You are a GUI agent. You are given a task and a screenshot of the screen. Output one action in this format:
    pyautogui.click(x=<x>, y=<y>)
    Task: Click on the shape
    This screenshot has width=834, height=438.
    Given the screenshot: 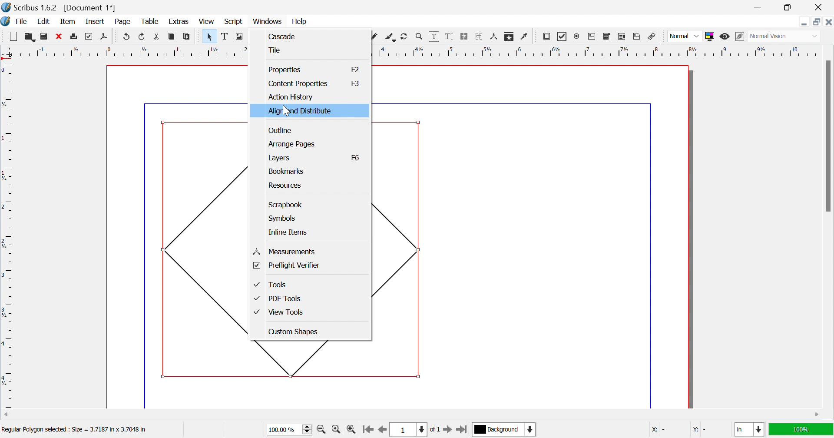 What is the action you would take?
    pyautogui.click(x=403, y=249)
    